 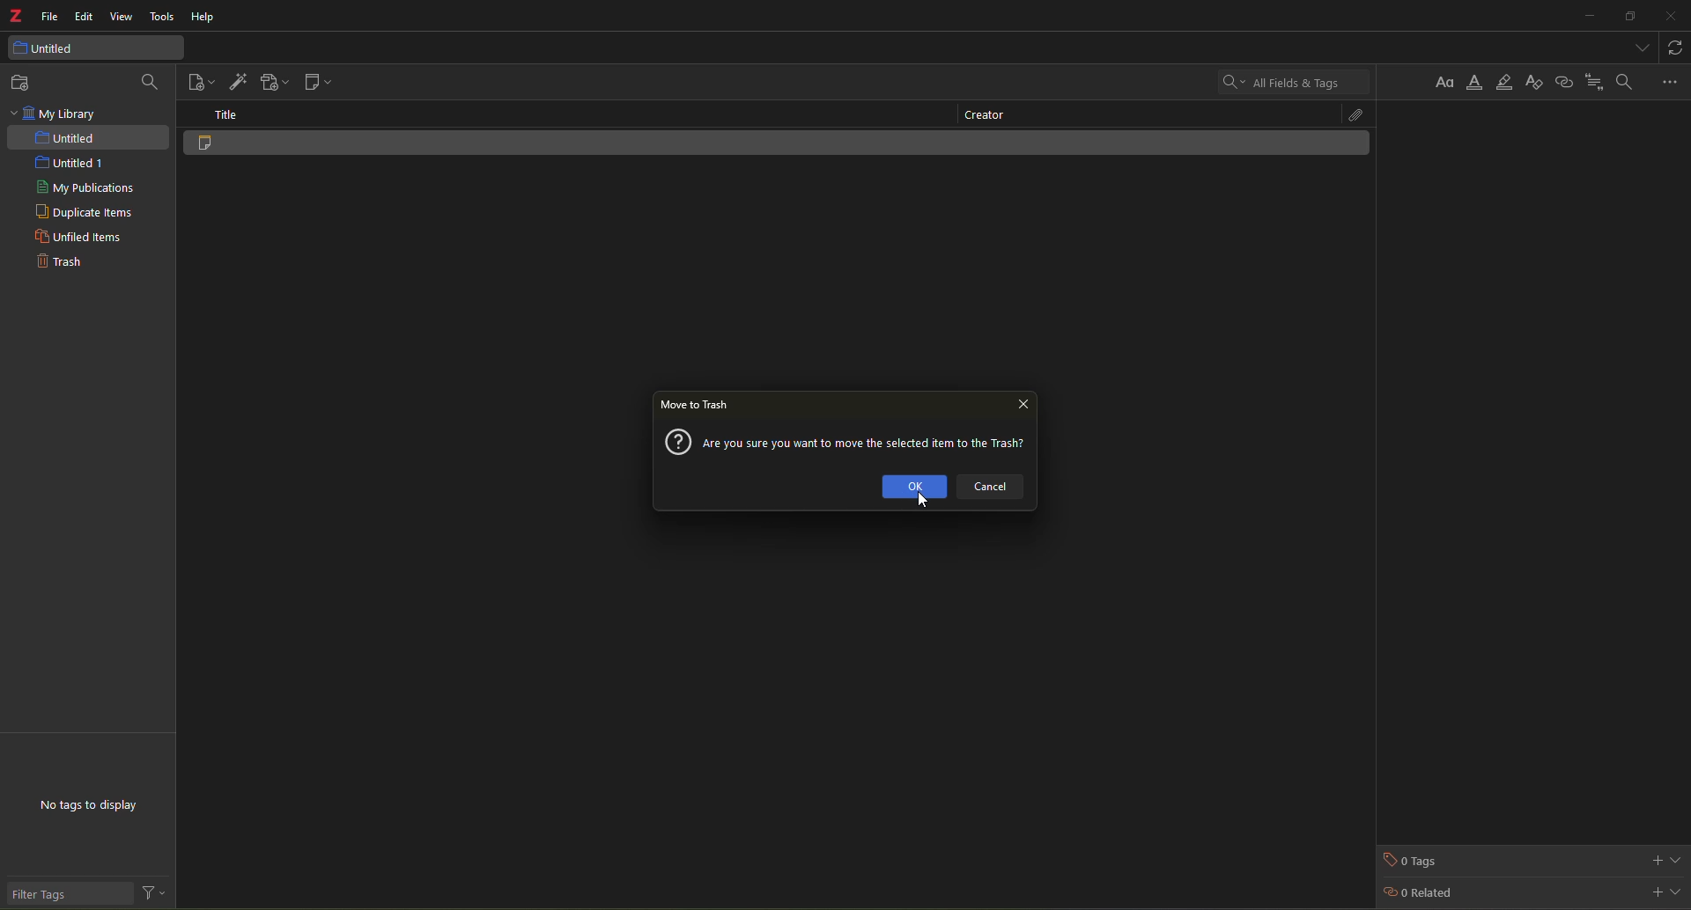 What do you see at coordinates (46, 894) in the screenshot?
I see `filter tags` at bounding box center [46, 894].